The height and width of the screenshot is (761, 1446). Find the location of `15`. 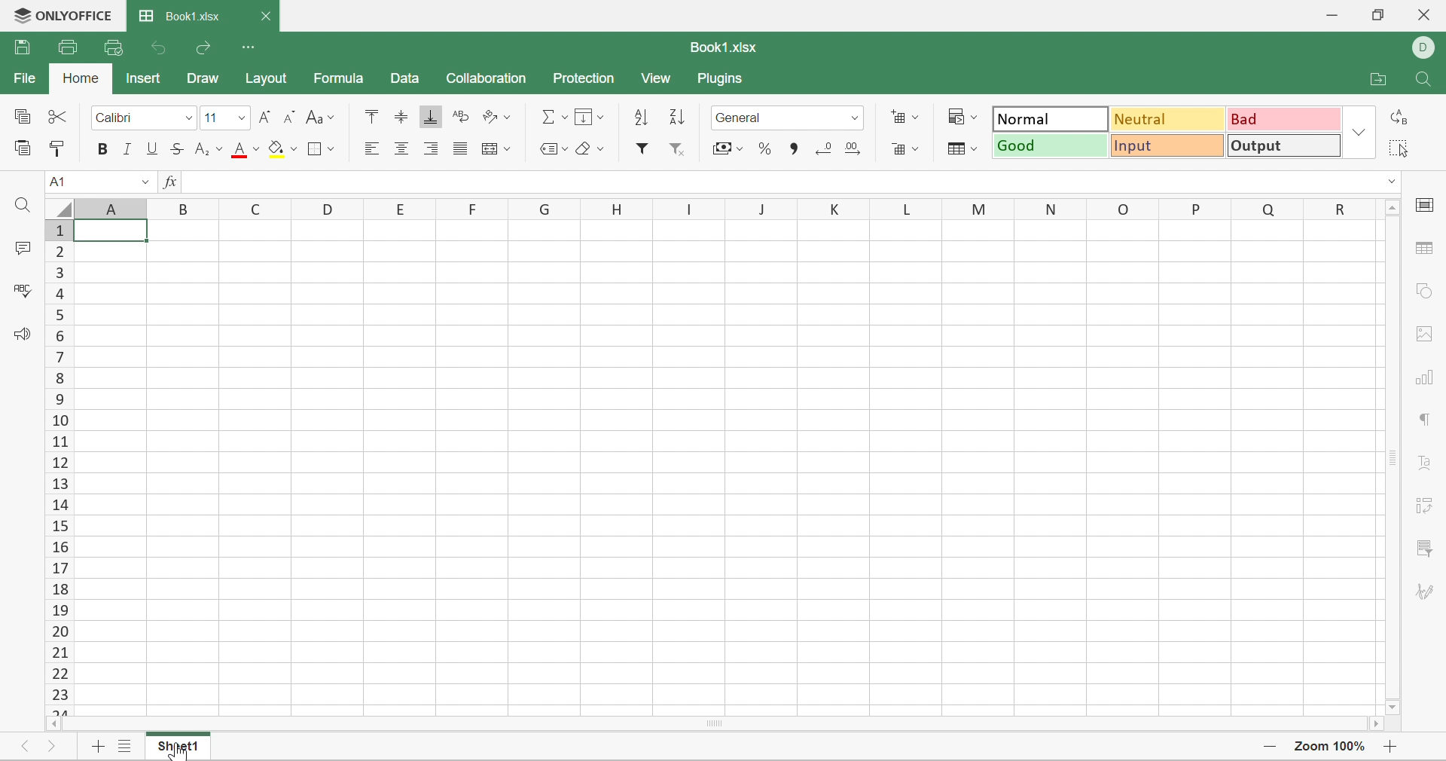

15 is located at coordinates (62, 527).